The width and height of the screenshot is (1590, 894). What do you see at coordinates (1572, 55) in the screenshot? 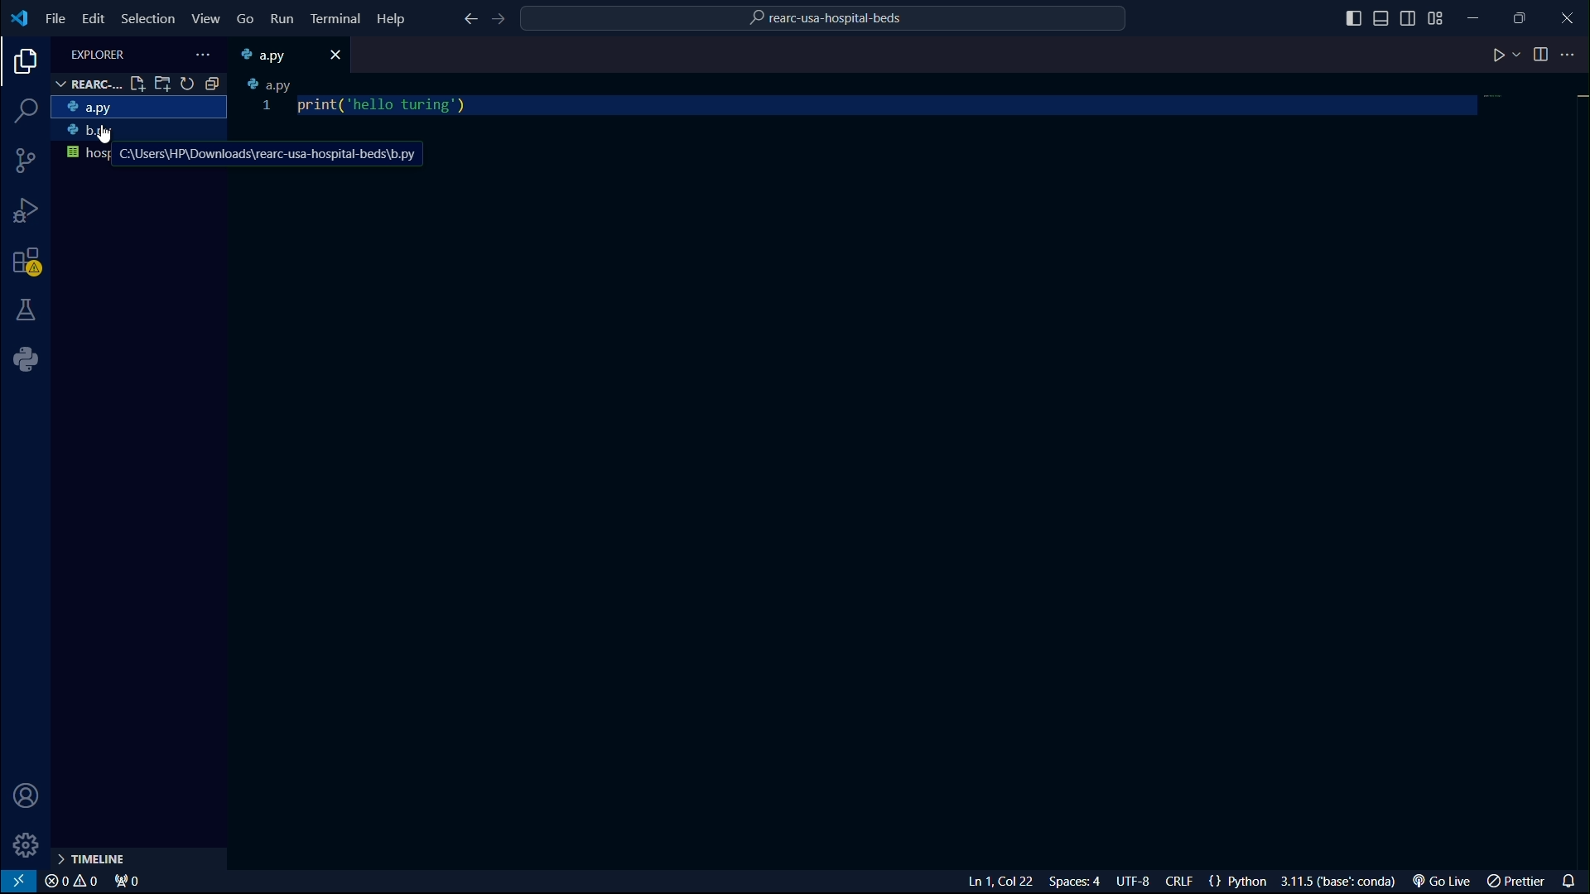
I see `more actions` at bounding box center [1572, 55].